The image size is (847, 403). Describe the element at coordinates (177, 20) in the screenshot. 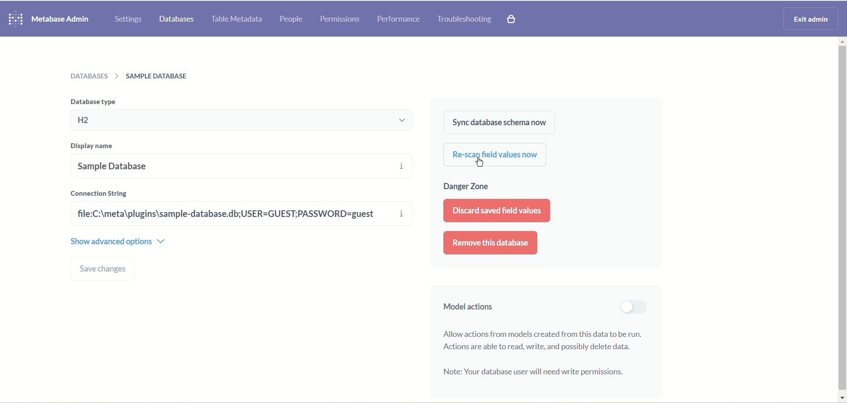

I see `databases` at that location.